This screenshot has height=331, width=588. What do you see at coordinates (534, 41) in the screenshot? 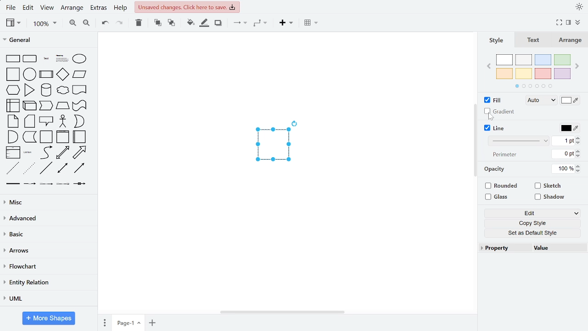
I see `text` at bounding box center [534, 41].